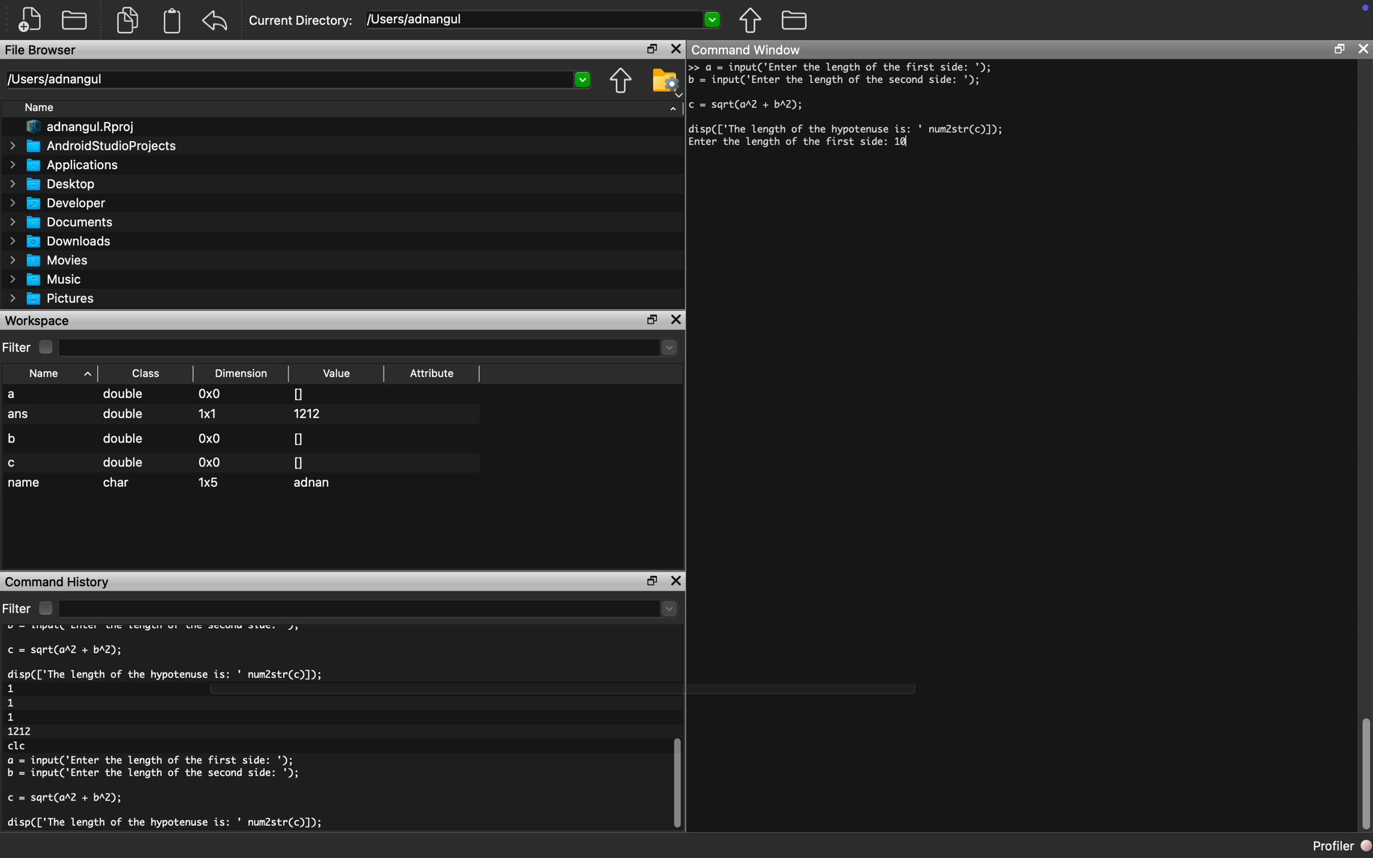  I want to click on folder, so click(794, 19).